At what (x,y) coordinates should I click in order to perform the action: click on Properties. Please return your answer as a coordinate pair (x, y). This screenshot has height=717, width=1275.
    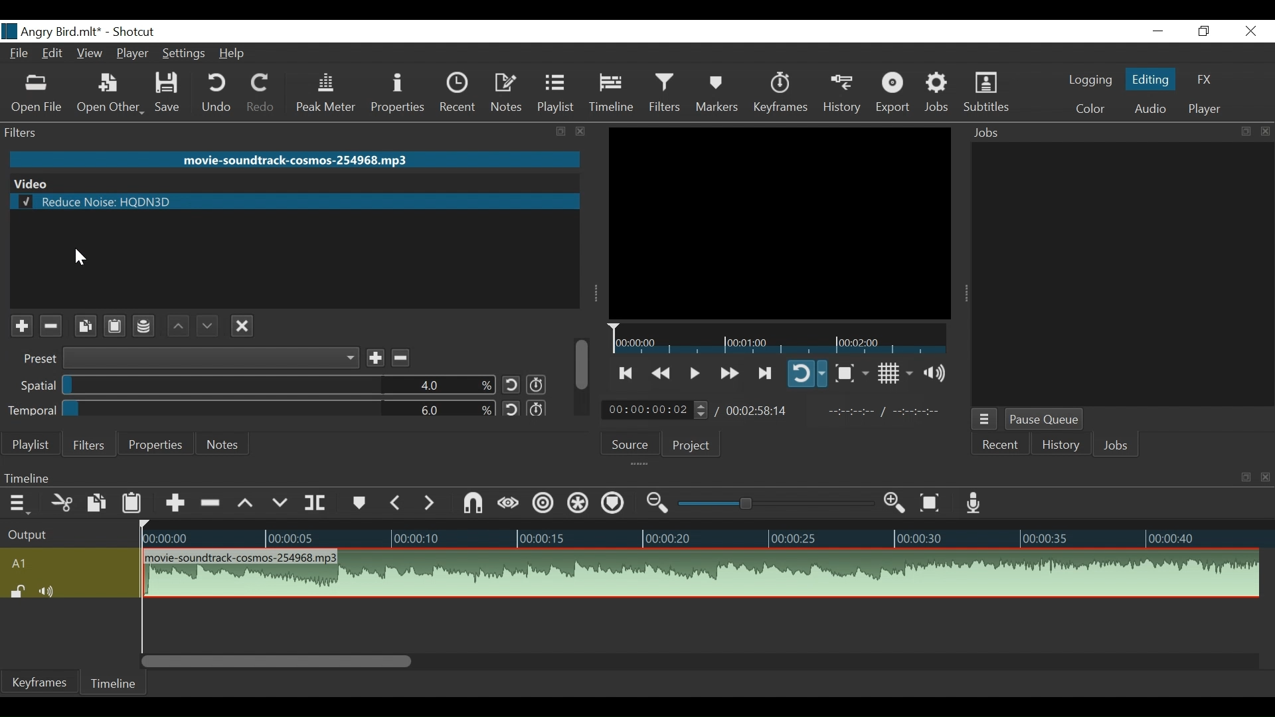
    Looking at the image, I should click on (400, 92).